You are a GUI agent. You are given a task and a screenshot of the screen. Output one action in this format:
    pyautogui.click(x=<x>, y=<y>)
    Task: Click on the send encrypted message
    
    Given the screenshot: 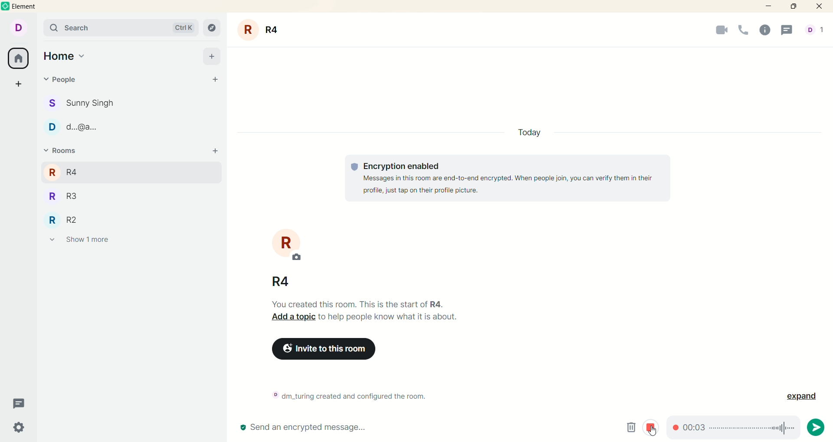 What is the action you would take?
    pyautogui.click(x=303, y=428)
    